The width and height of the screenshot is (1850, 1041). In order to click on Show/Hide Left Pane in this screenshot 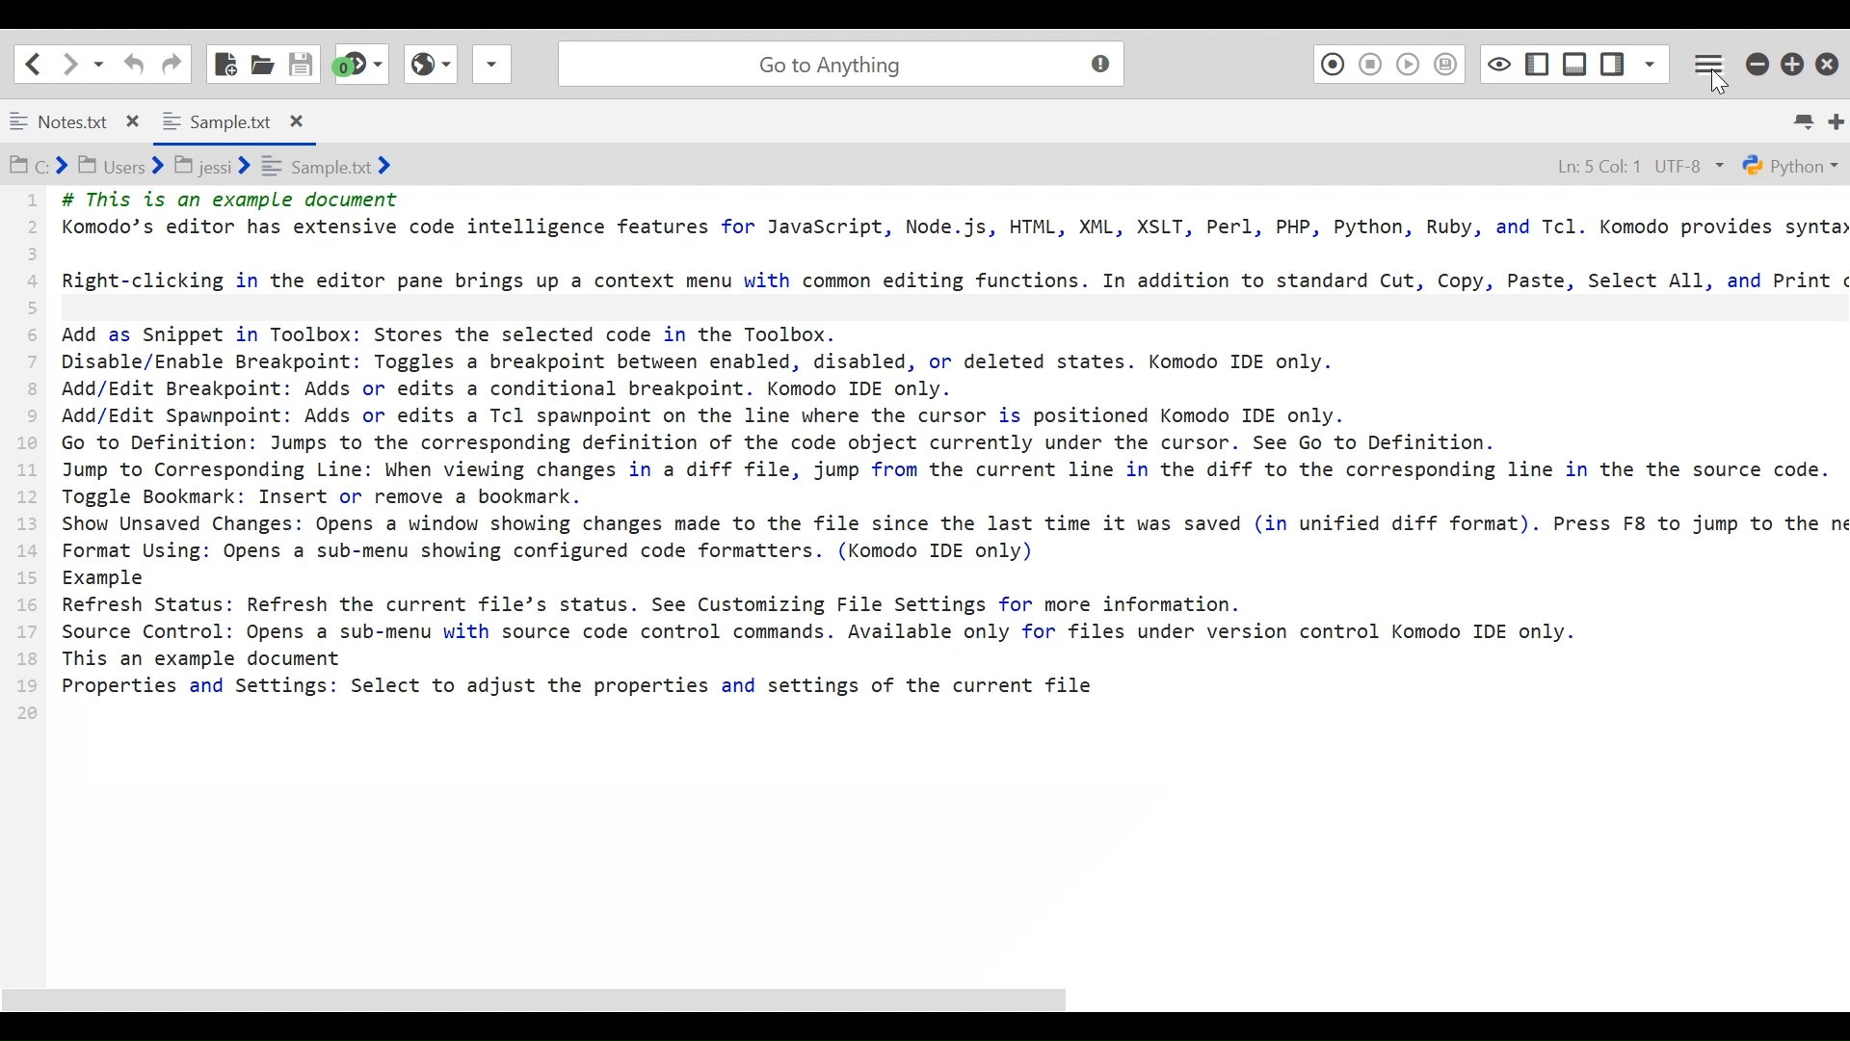, I will do `click(1612, 63)`.